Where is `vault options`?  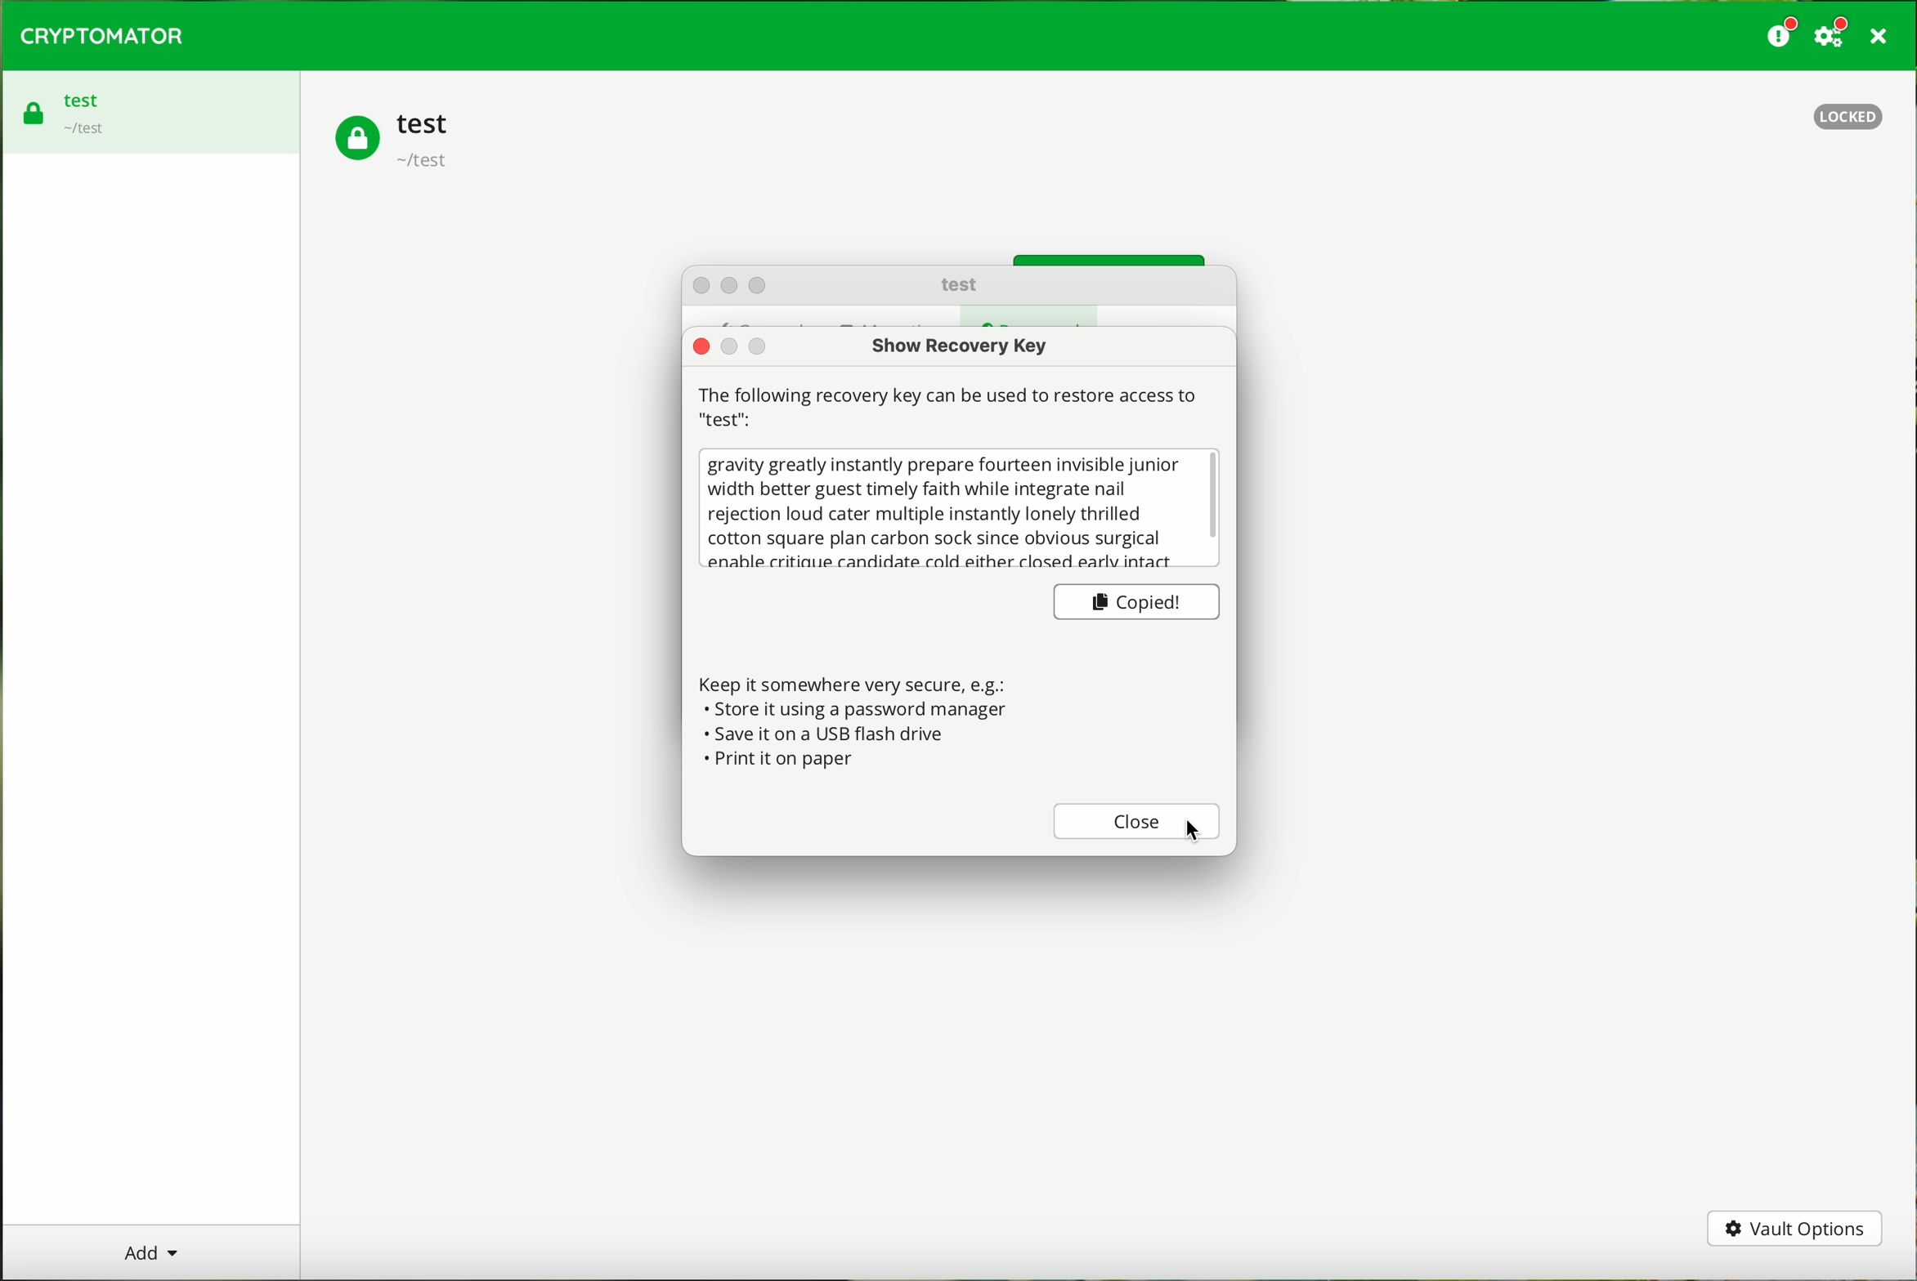 vault options is located at coordinates (1795, 1230).